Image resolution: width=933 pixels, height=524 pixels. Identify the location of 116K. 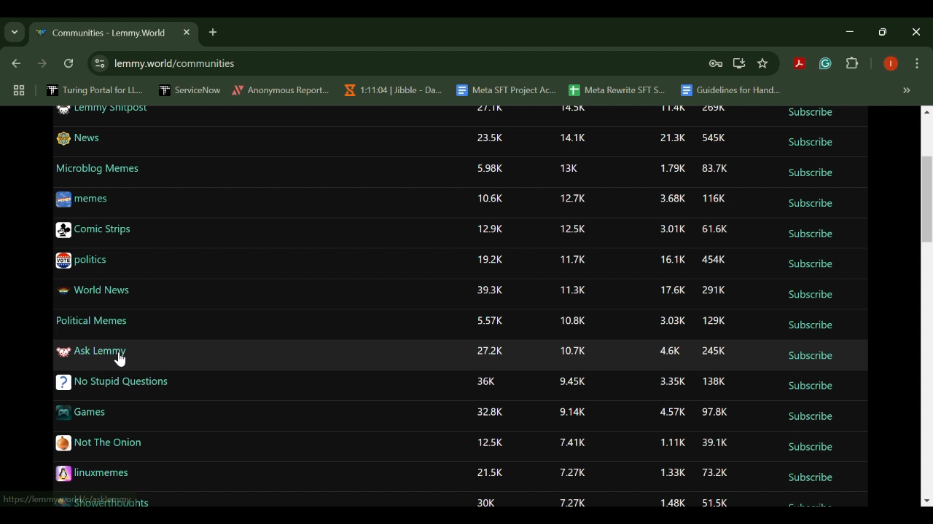
(713, 199).